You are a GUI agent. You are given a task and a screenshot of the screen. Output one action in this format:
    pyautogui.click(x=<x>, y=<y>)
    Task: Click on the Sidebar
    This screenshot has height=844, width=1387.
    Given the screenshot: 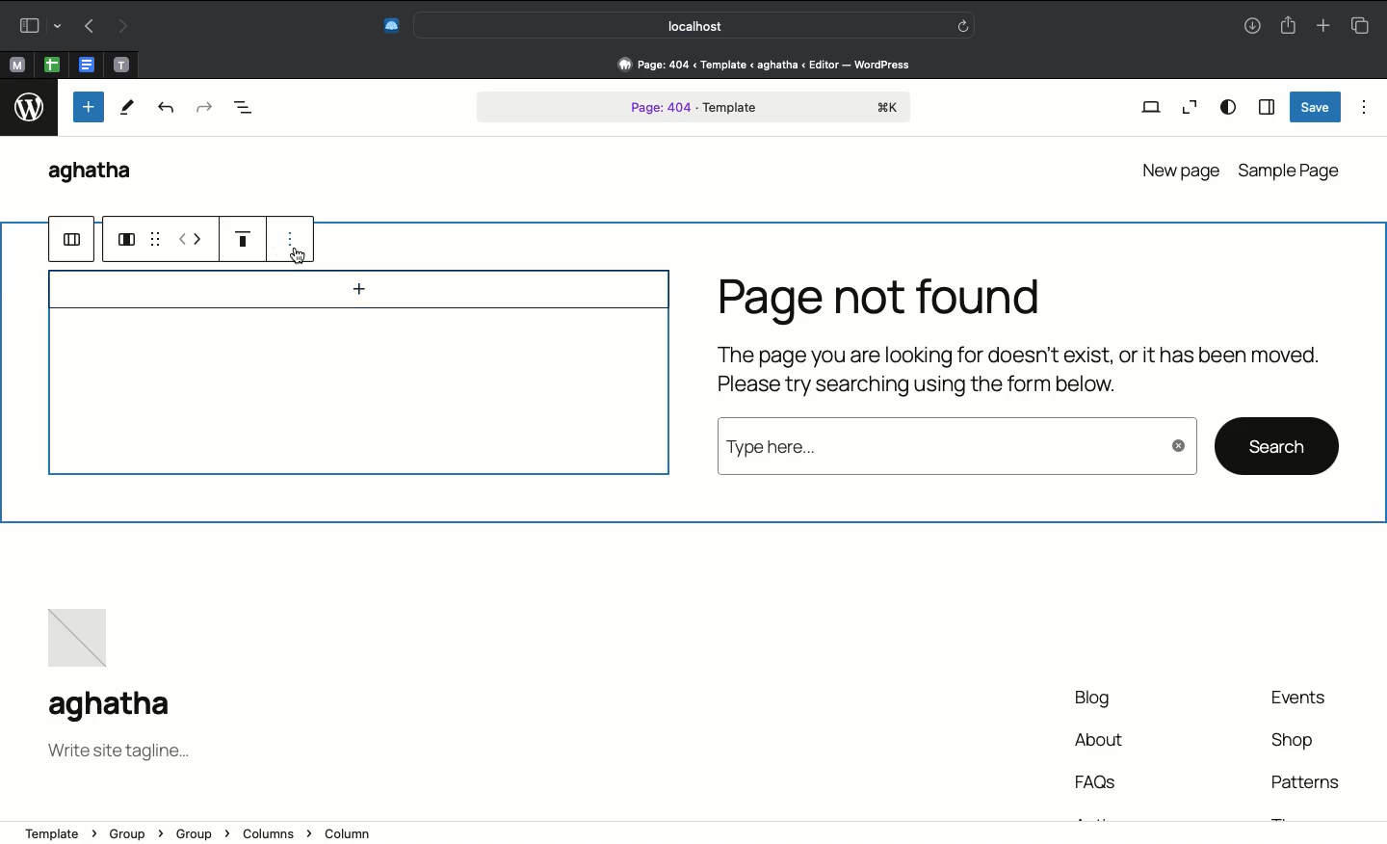 What is the action you would take?
    pyautogui.click(x=1266, y=106)
    